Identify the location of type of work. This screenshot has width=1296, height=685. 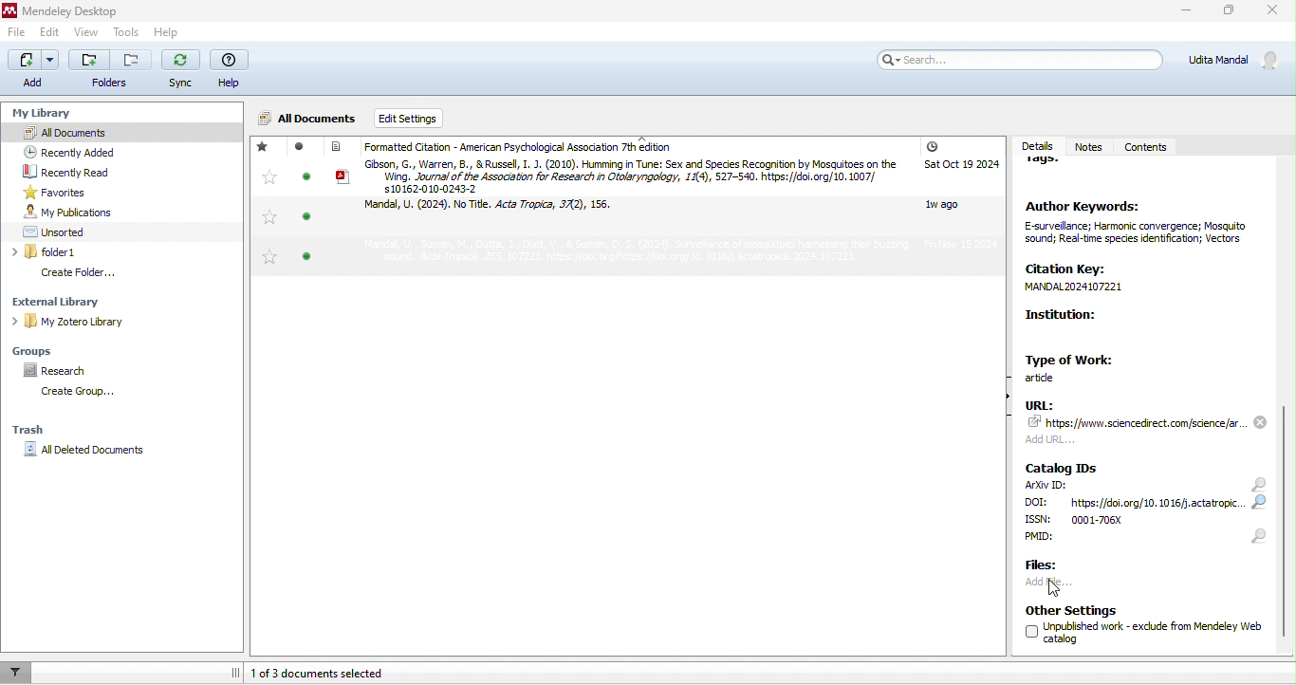
(1078, 366).